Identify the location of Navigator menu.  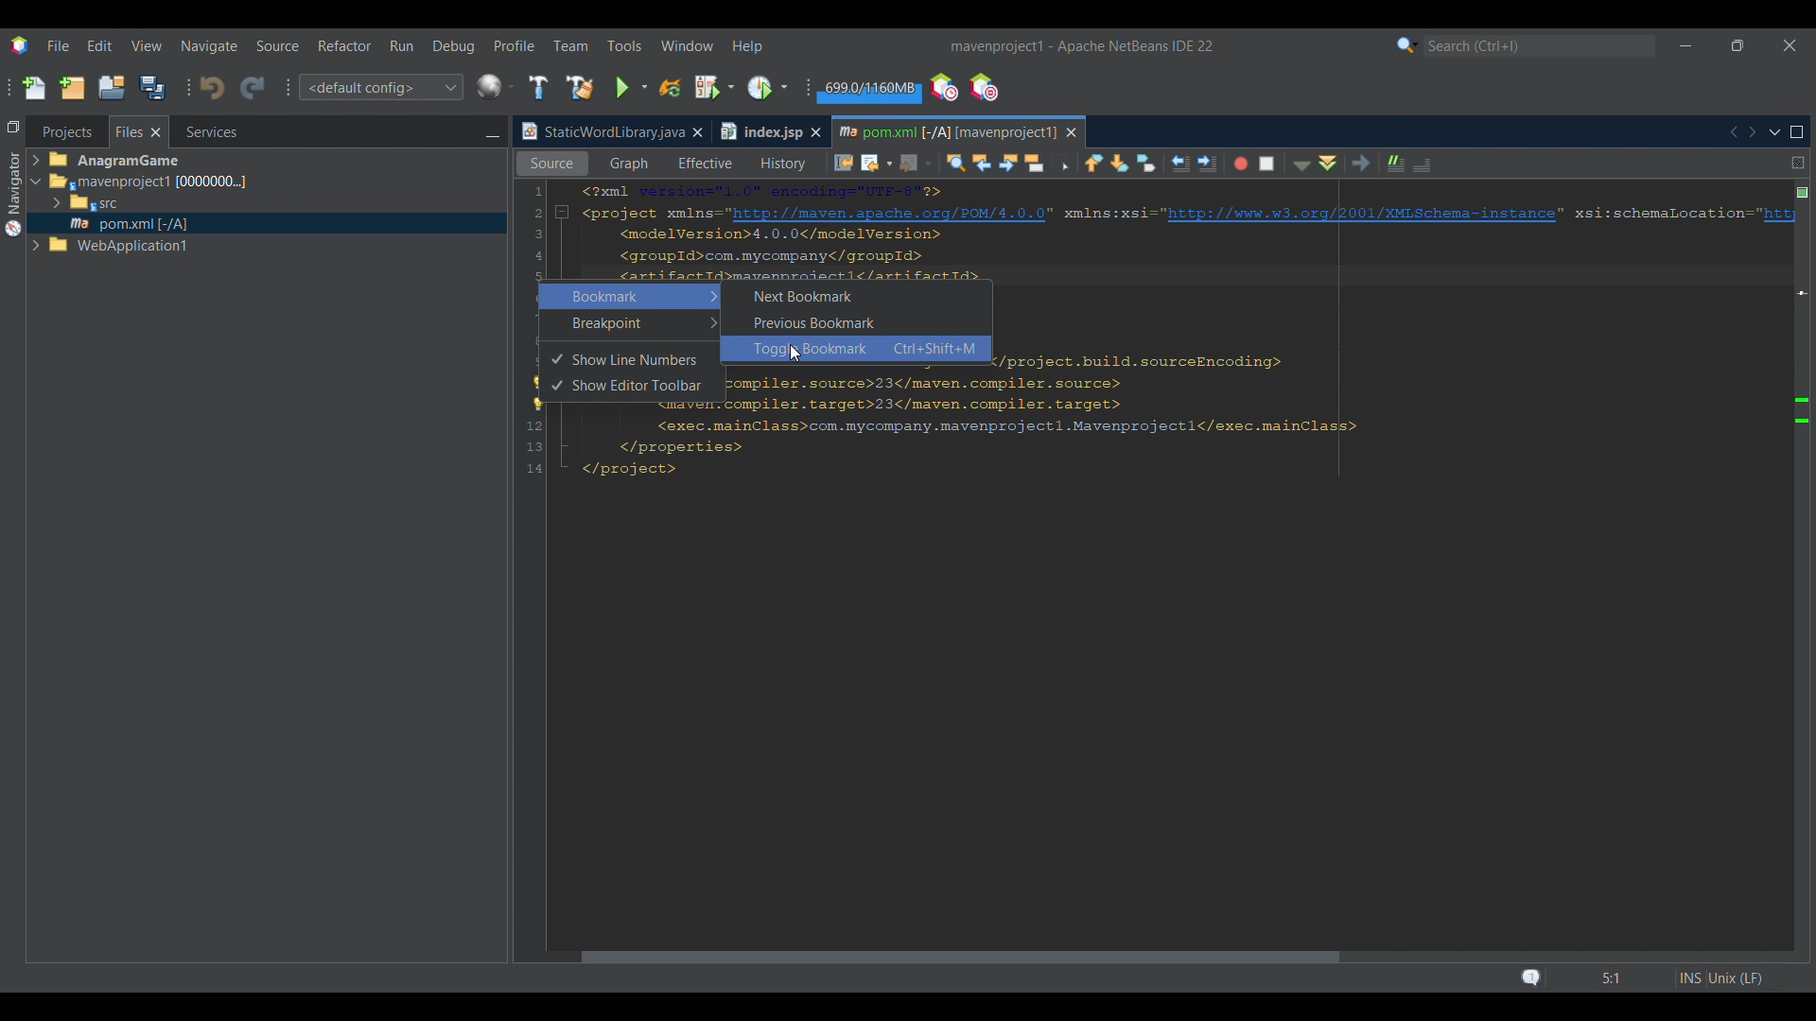
(11, 194).